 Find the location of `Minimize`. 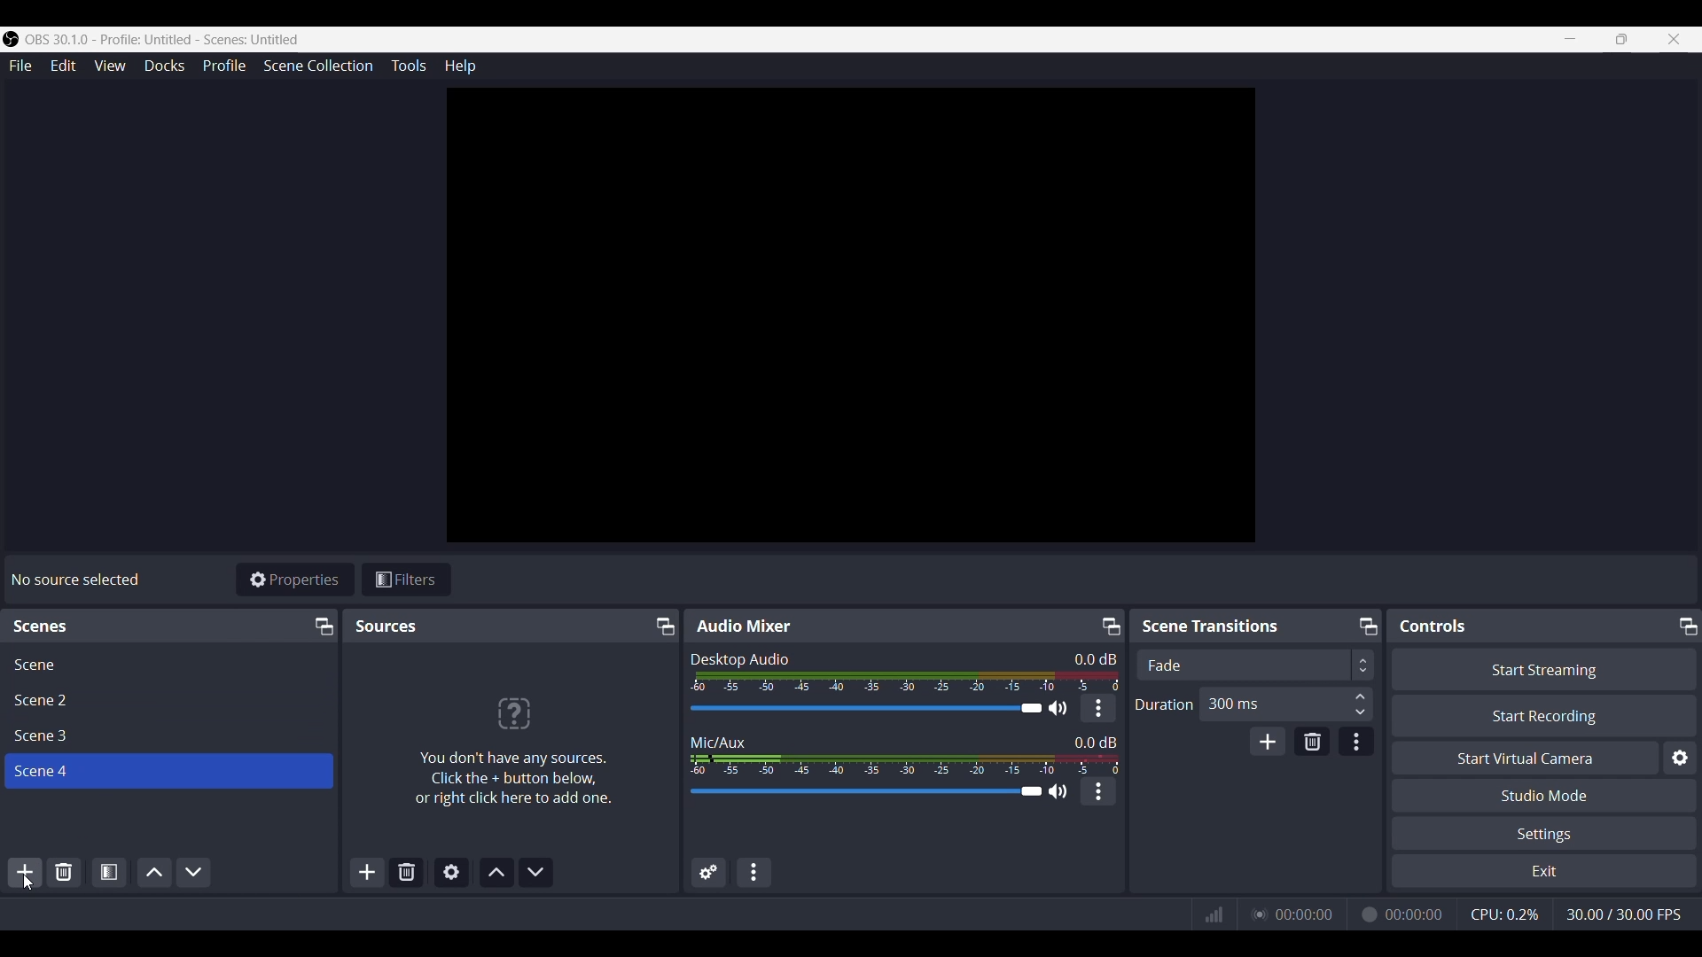

Minimize is located at coordinates (1568, 38).